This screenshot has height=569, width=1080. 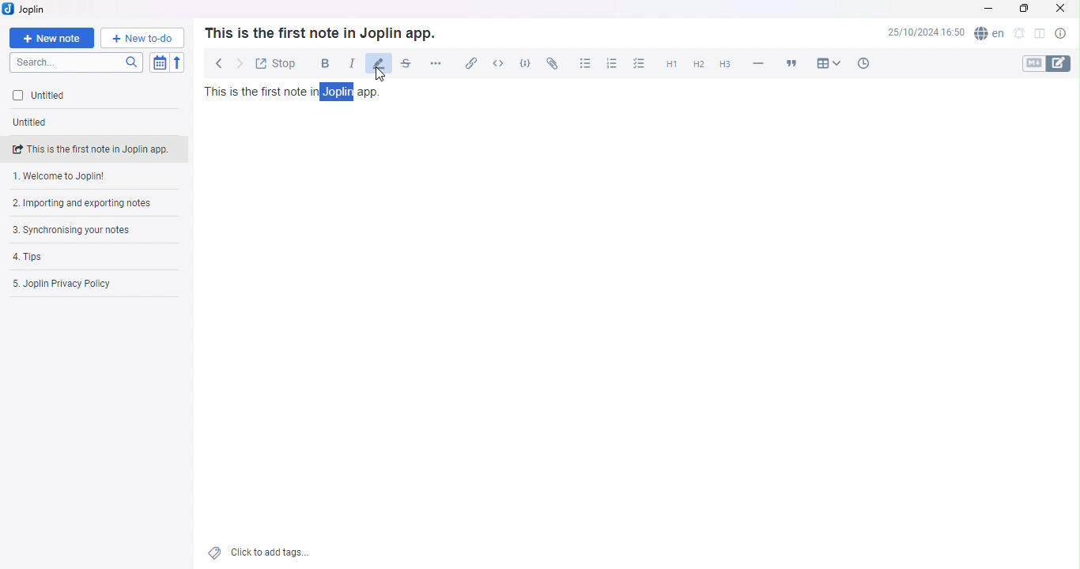 What do you see at coordinates (340, 92) in the screenshot?
I see `Highlighted text` at bounding box center [340, 92].